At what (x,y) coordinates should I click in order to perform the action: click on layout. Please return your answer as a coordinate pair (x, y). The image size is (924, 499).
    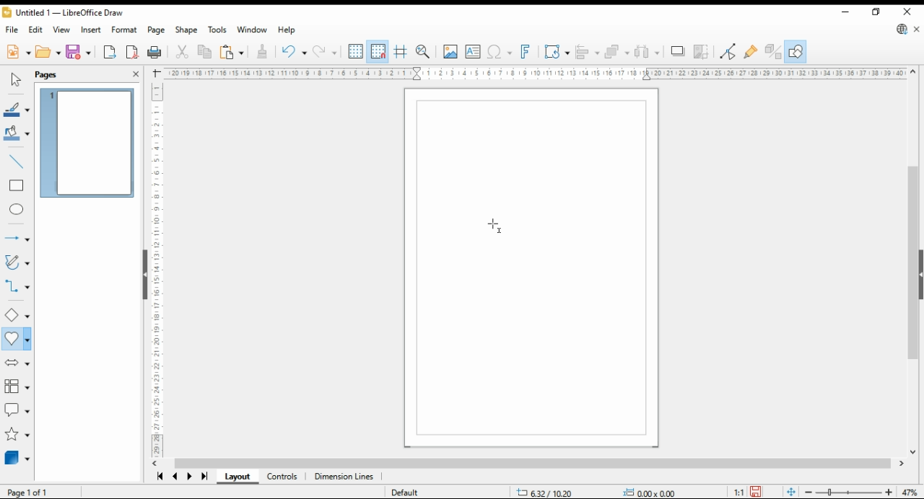
    Looking at the image, I should click on (235, 477).